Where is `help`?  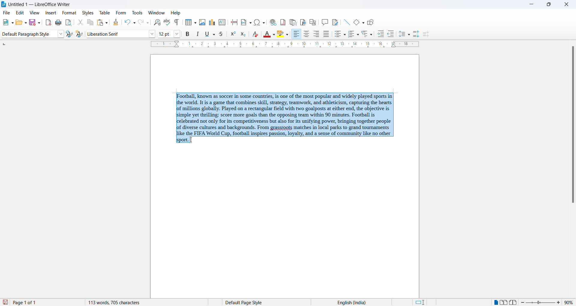
help is located at coordinates (175, 13).